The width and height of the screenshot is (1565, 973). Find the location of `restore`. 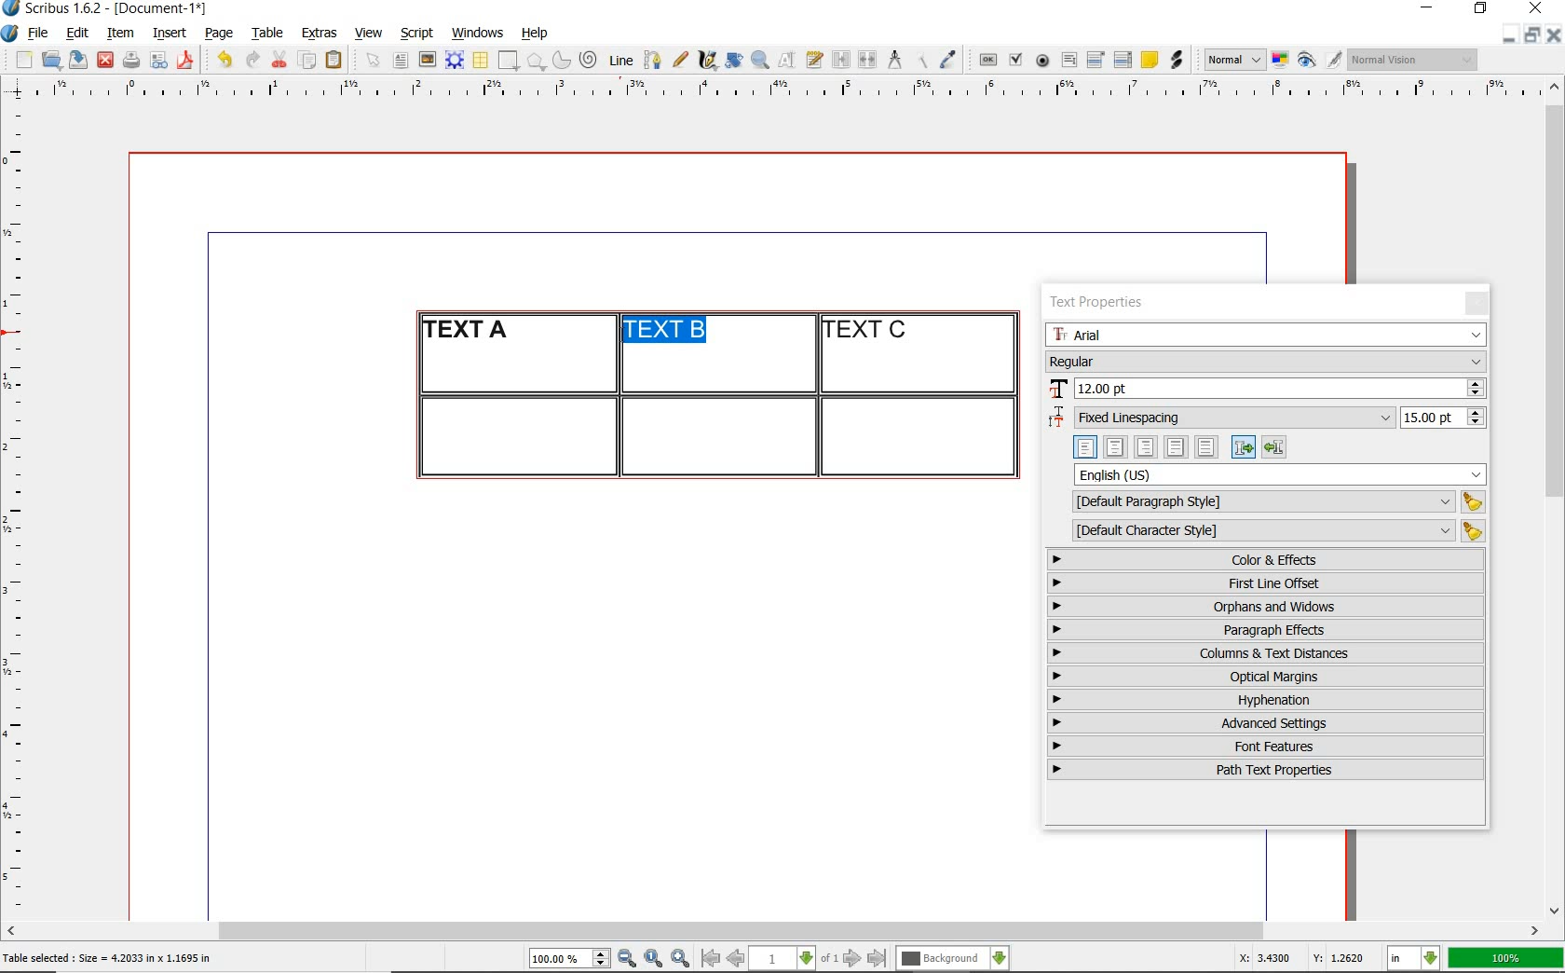

restore is located at coordinates (1532, 34).